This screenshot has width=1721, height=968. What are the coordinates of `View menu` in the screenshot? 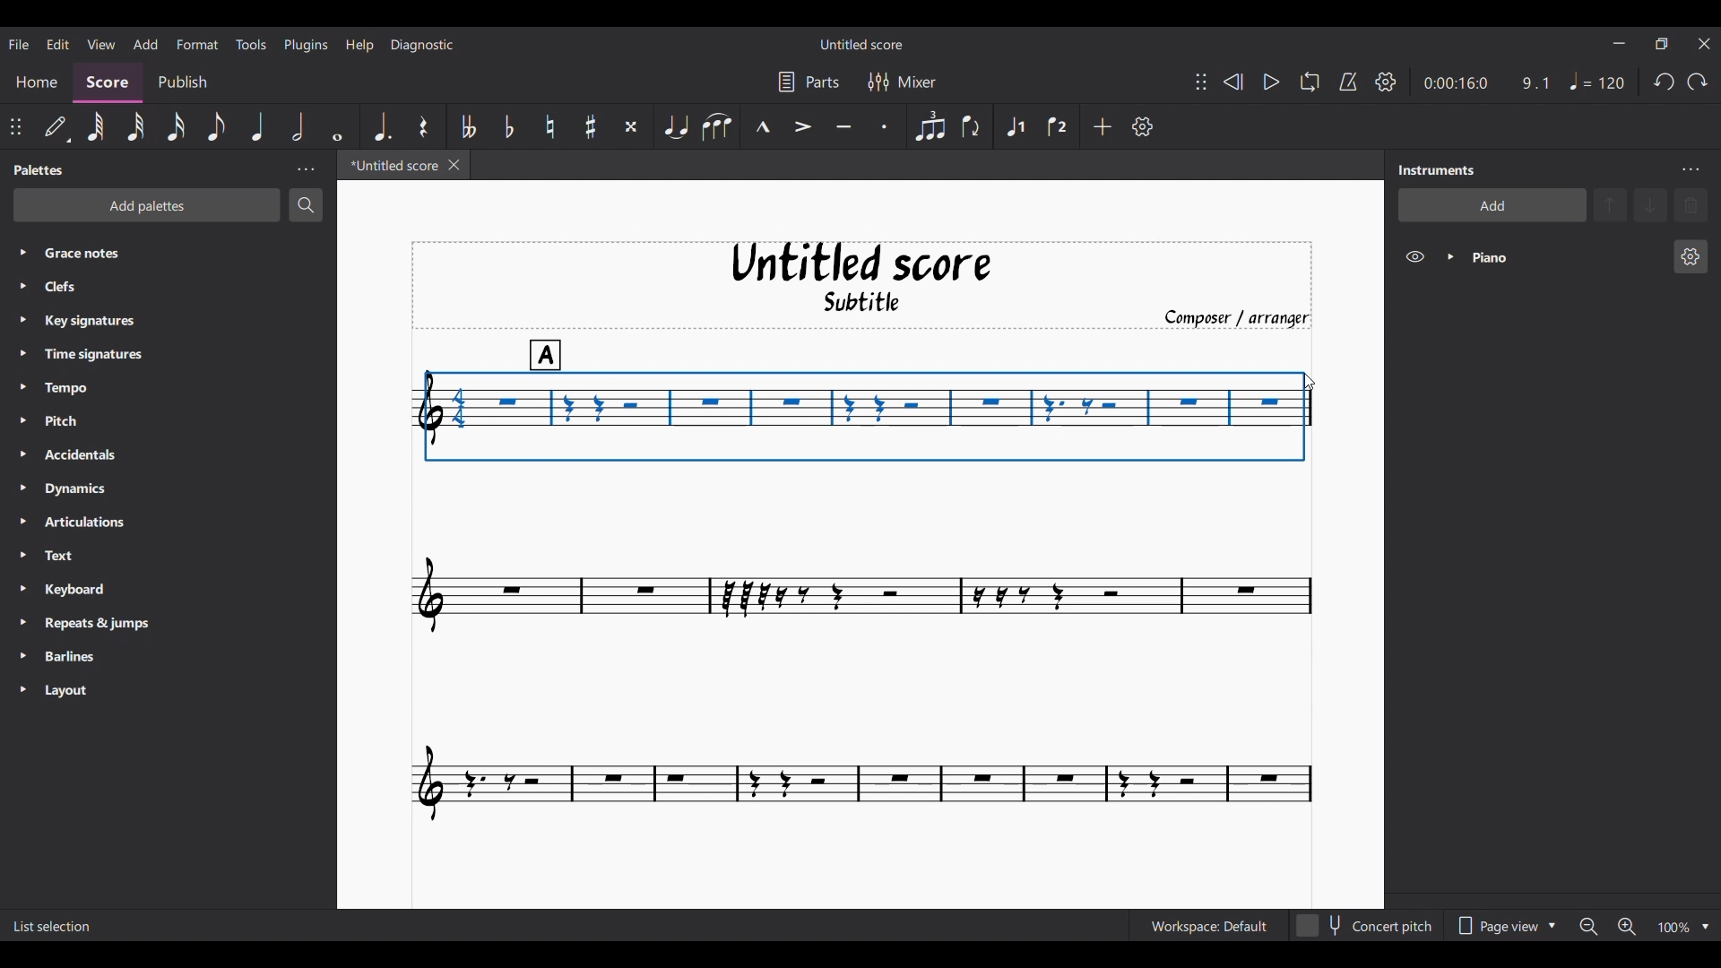 It's located at (99, 43).